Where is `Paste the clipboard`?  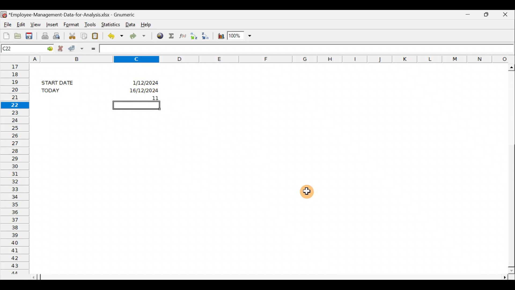 Paste the clipboard is located at coordinates (96, 35).